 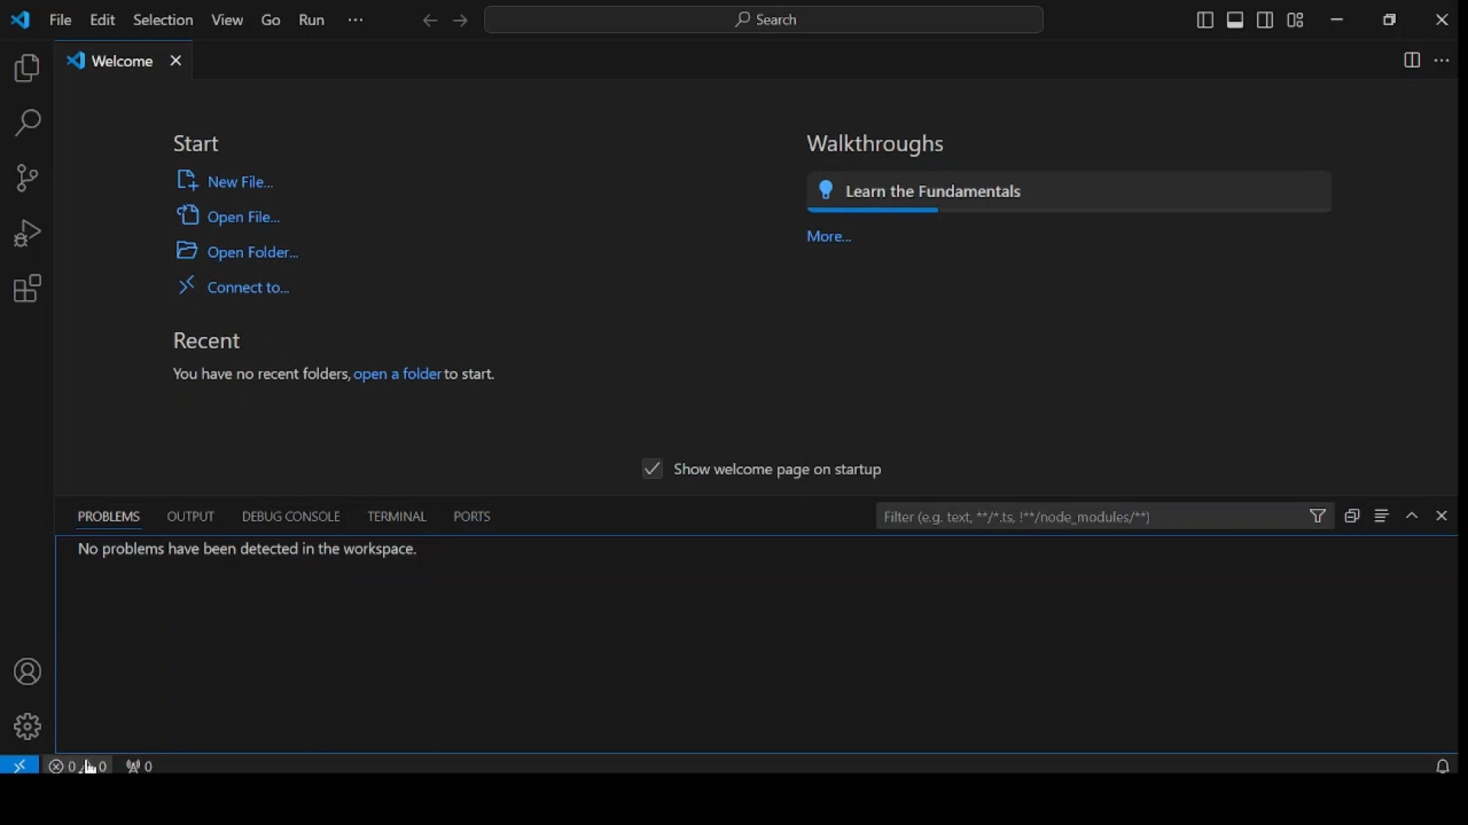 What do you see at coordinates (287, 516) in the screenshot?
I see `debug console` at bounding box center [287, 516].